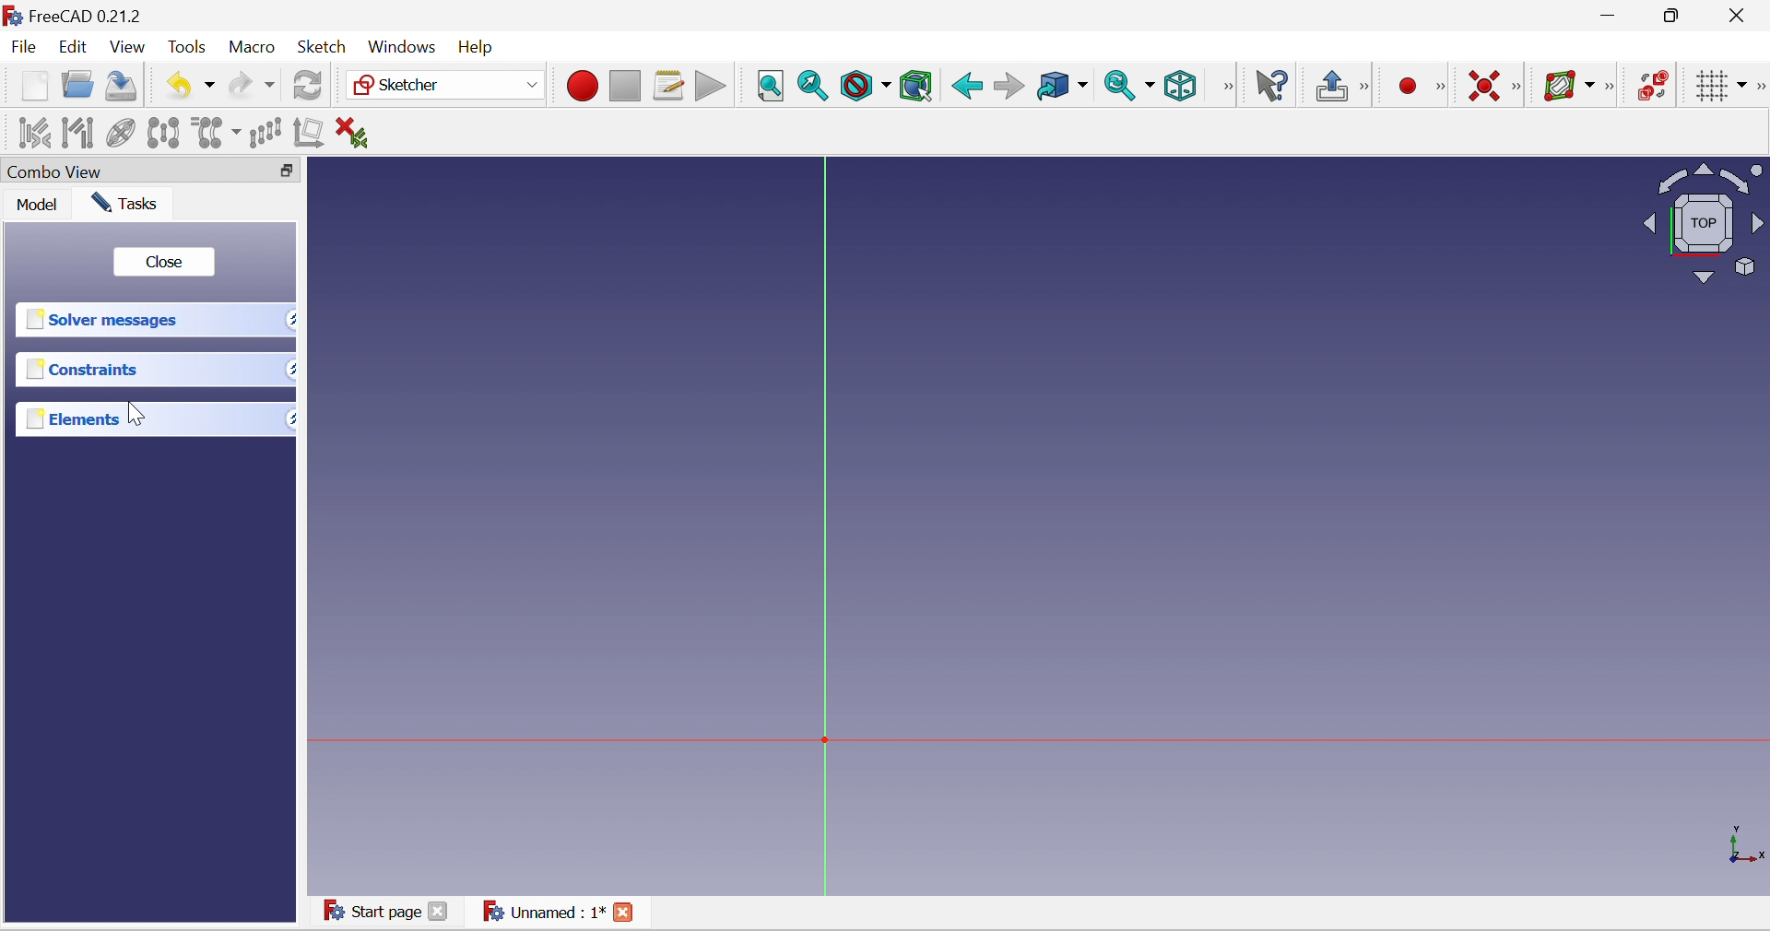  I want to click on Minimize, so click(1609, 18).